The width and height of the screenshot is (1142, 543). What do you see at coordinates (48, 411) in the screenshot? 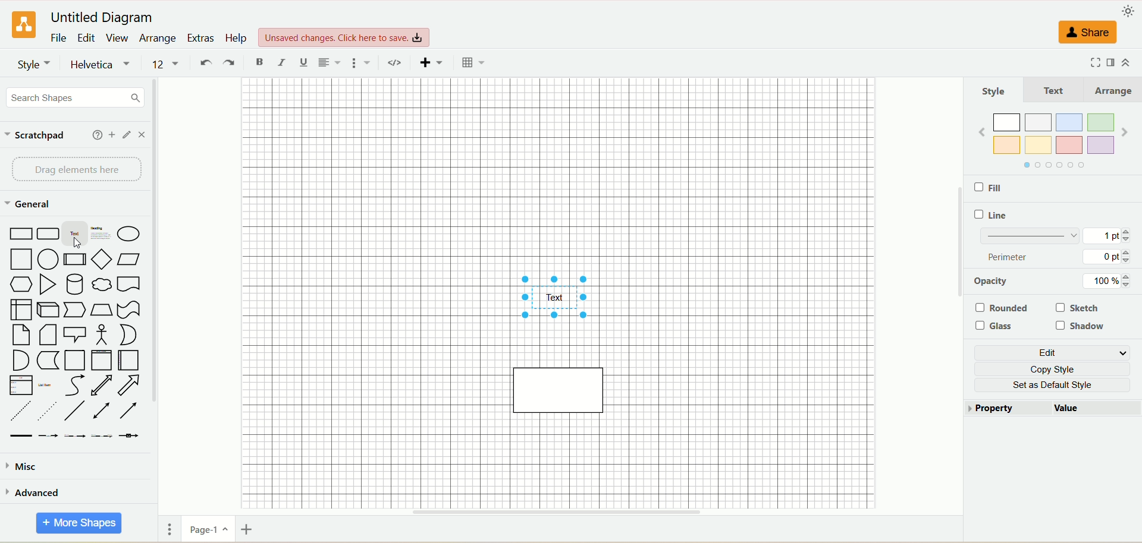
I see `dotted line` at bounding box center [48, 411].